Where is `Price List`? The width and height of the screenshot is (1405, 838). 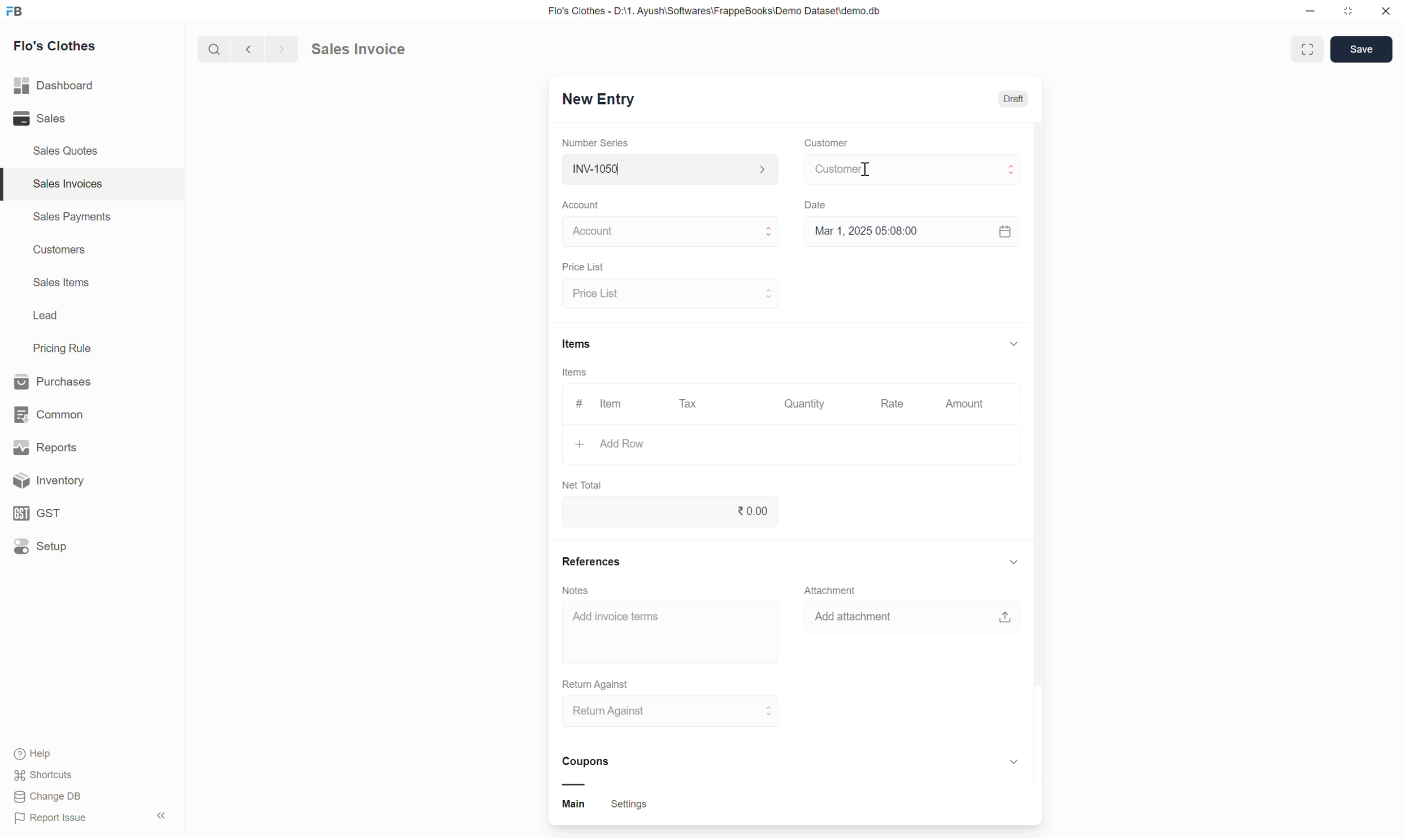
Price List is located at coordinates (581, 267).